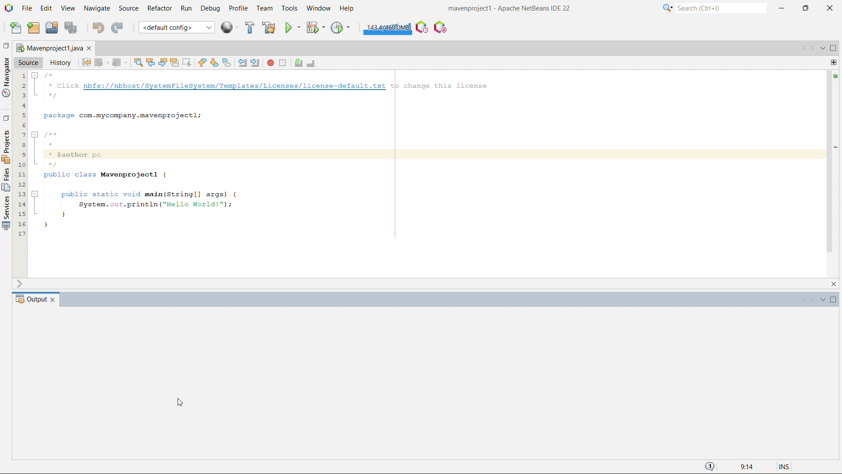 This screenshot has height=474, width=842. I want to click on shift line left, so click(243, 63).